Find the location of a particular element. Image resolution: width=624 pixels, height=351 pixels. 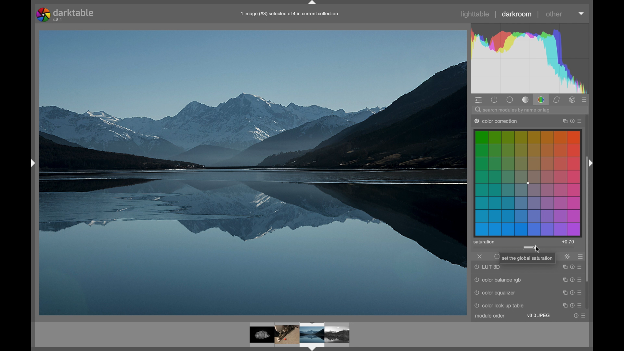

show only active module is located at coordinates (495, 100).